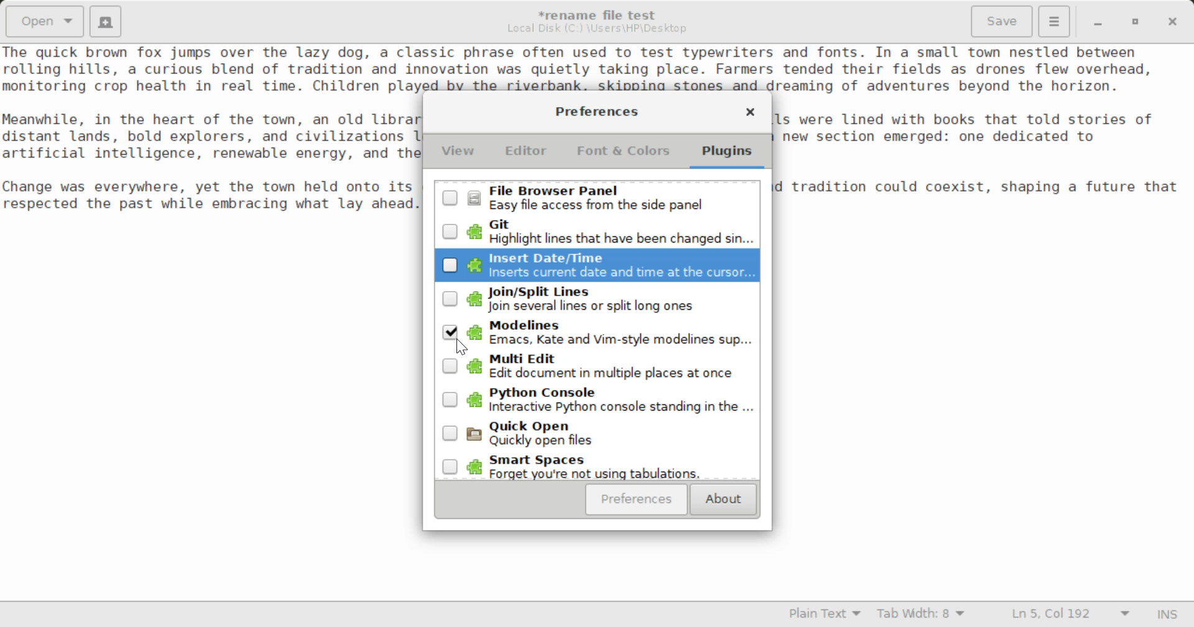 This screenshot has width=1194, height=627. Describe the element at coordinates (596, 404) in the screenshot. I see `Unselected Python Console` at that location.